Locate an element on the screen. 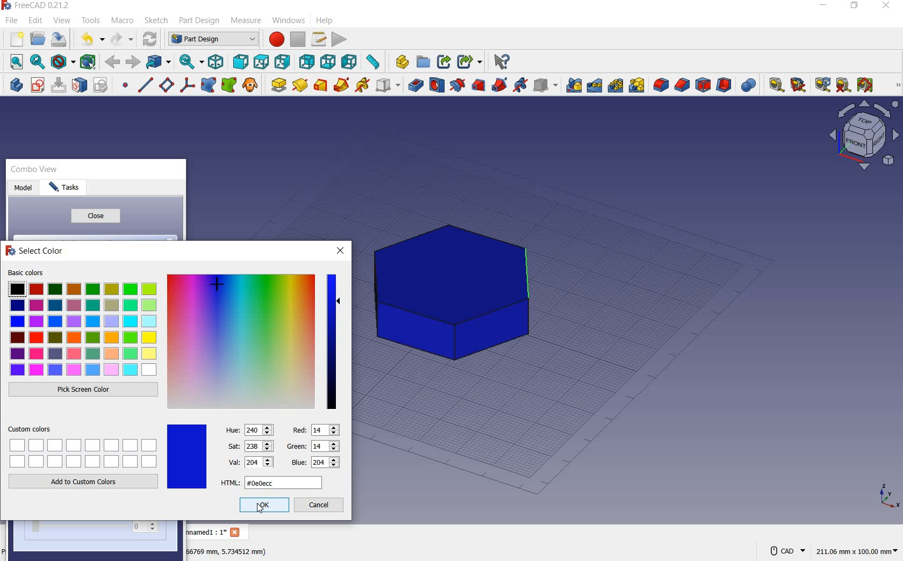 Image resolution: width=903 pixels, height=561 pixels. save is located at coordinates (59, 39).